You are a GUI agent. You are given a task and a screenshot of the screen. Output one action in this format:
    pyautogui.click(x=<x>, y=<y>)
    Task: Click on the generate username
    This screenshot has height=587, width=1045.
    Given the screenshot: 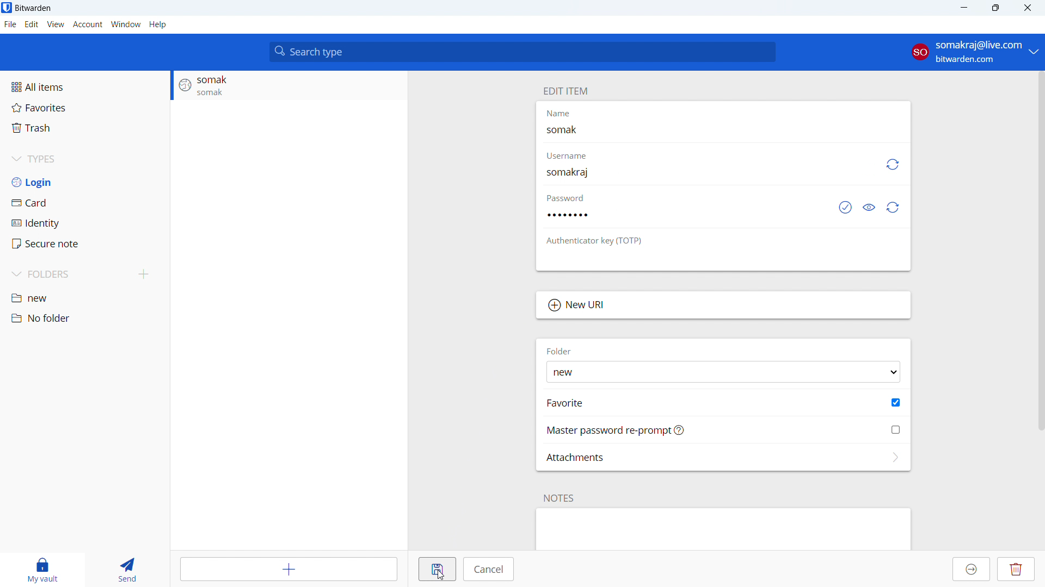 What is the action you would take?
    pyautogui.click(x=892, y=165)
    